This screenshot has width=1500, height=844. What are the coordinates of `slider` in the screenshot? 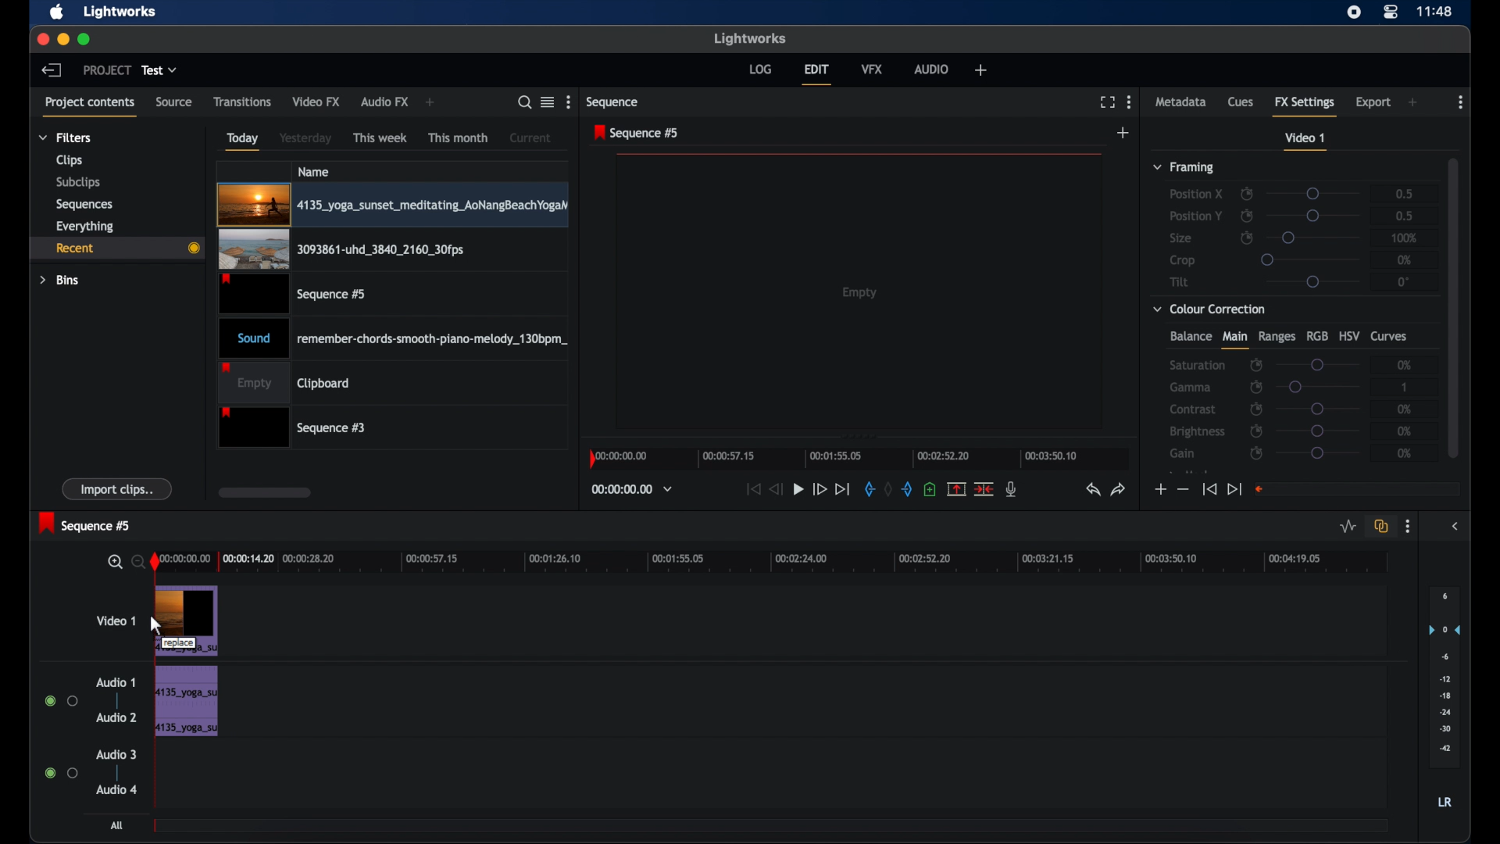 It's located at (1312, 259).